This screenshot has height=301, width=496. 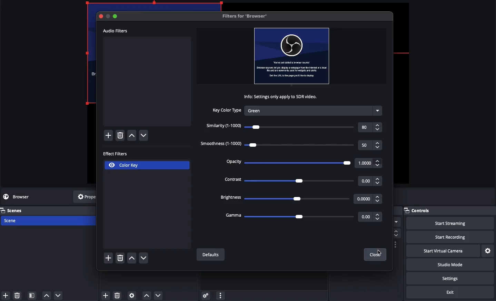 What do you see at coordinates (448, 237) in the screenshot?
I see `Start recording` at bounding box center [448, 237].